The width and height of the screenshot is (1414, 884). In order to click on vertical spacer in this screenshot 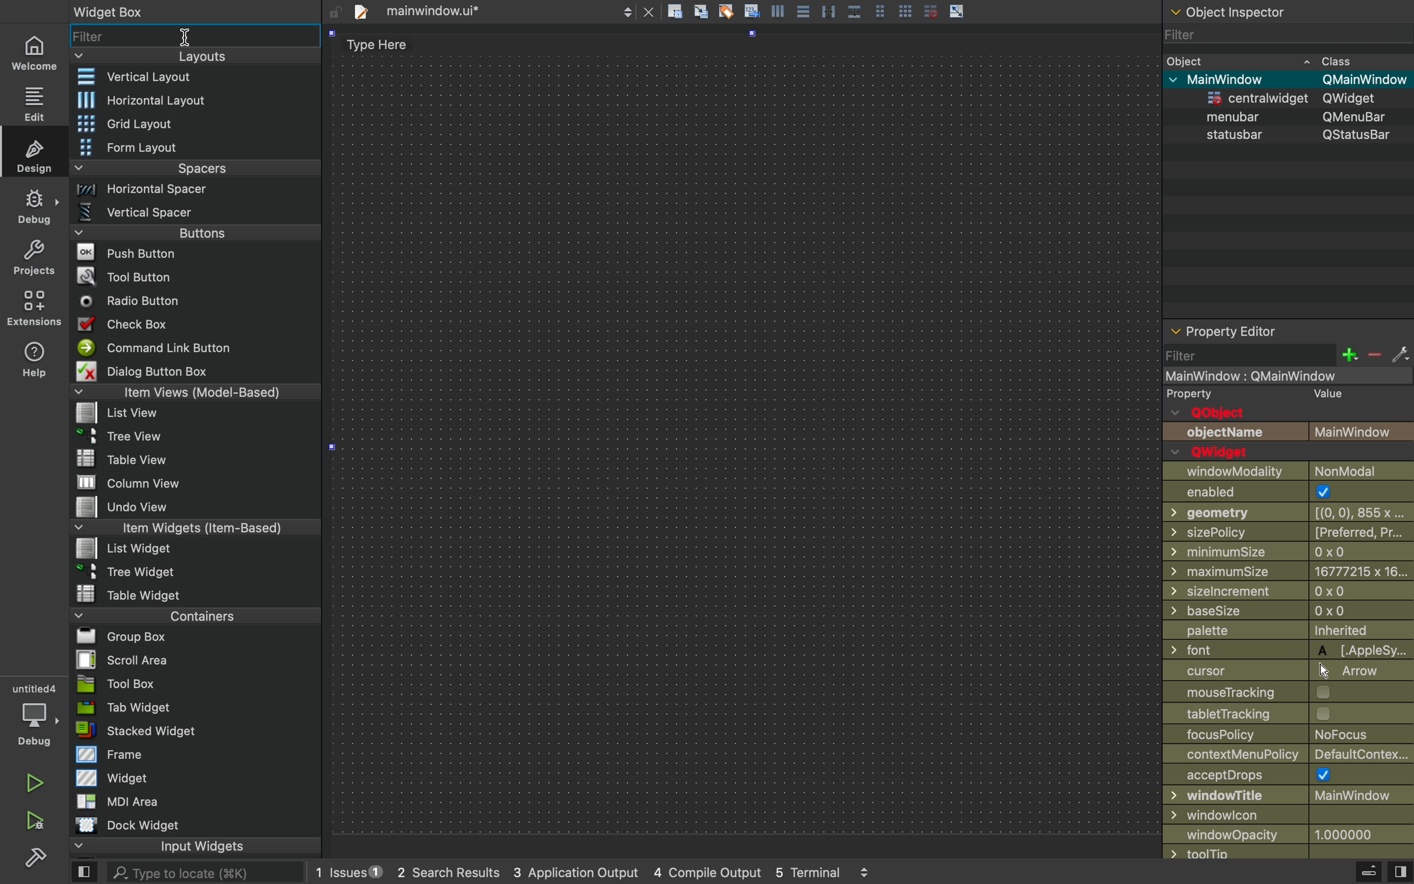, I will do `click(195, 212)`.